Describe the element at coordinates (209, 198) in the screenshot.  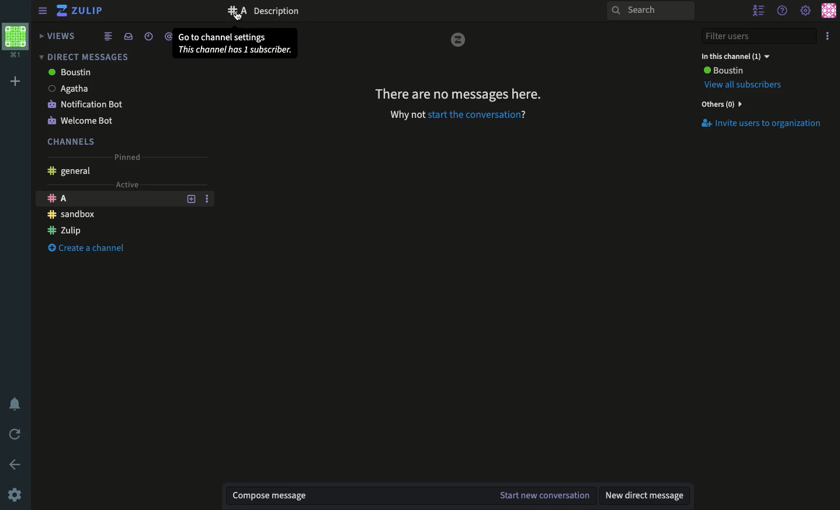
I see `options` at that location.